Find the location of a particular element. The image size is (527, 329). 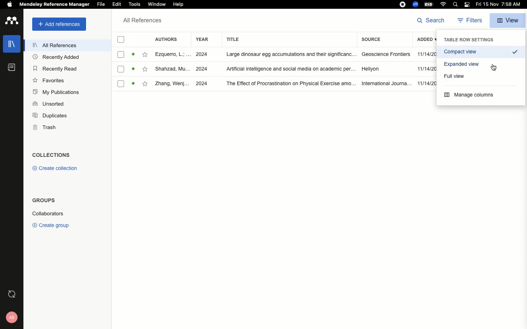

Account and help is located at coordinates (10, 318).